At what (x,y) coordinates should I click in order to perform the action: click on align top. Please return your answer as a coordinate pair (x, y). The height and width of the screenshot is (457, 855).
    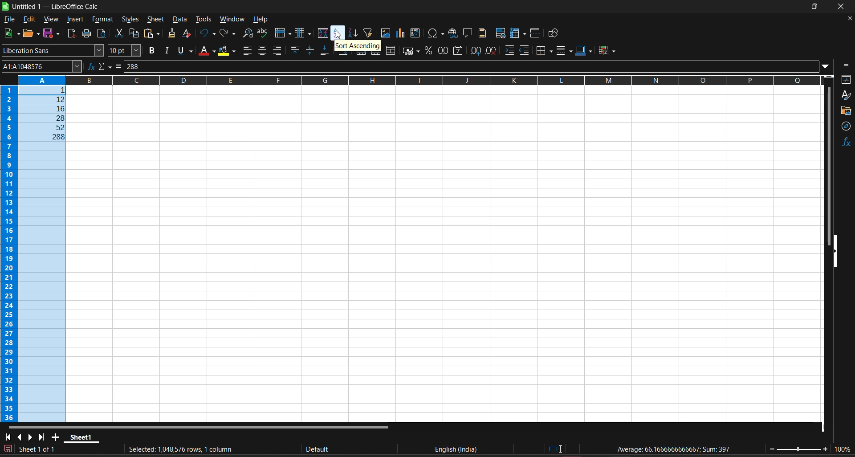
    Looking at the image, I should click on (294, 50).